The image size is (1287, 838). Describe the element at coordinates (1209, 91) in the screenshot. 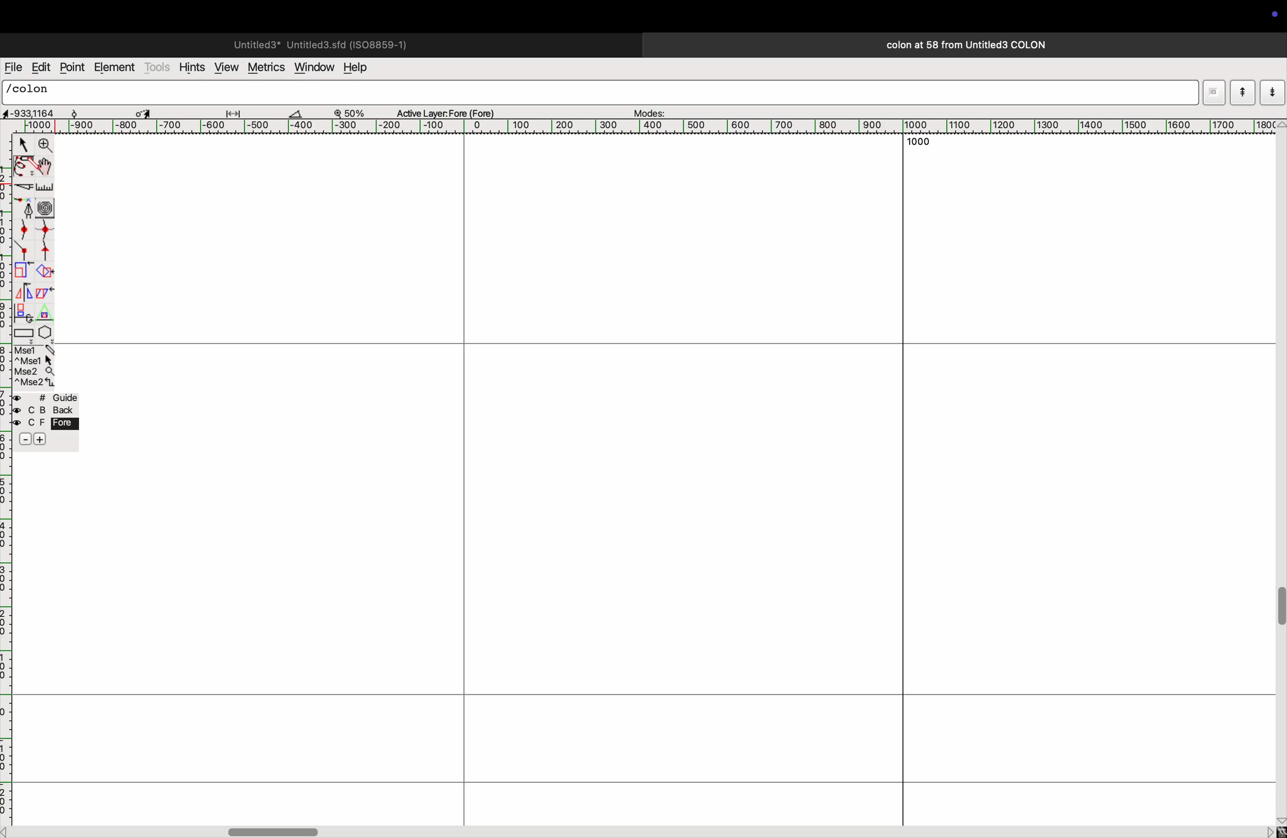

I see `Mode` at that location.